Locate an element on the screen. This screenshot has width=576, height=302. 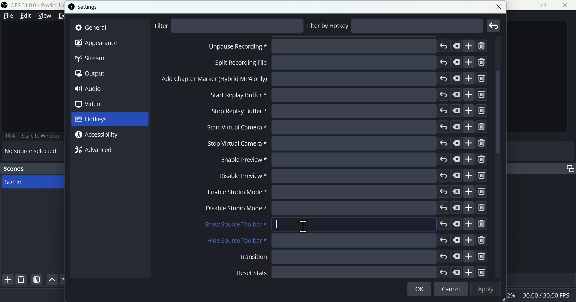
up is located at coordinates (52, 280).